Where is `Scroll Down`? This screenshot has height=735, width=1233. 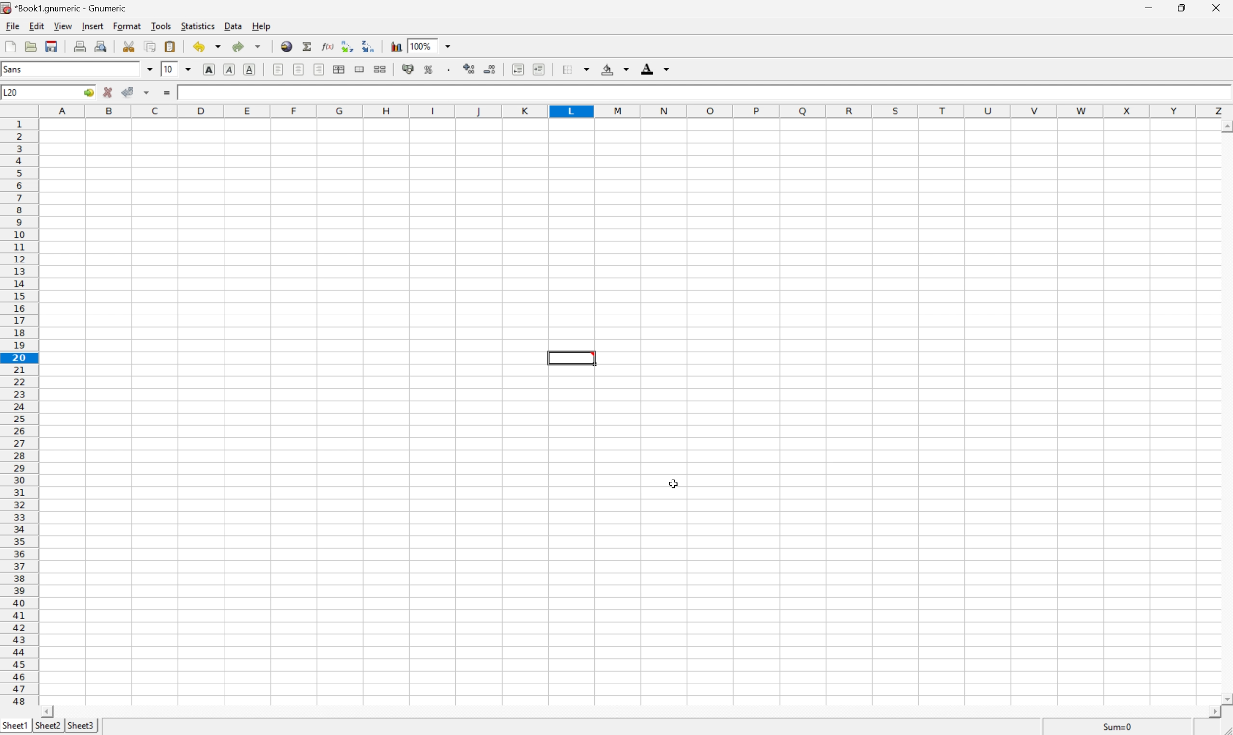
Scroll Down is located at coordinates (1225, 697).